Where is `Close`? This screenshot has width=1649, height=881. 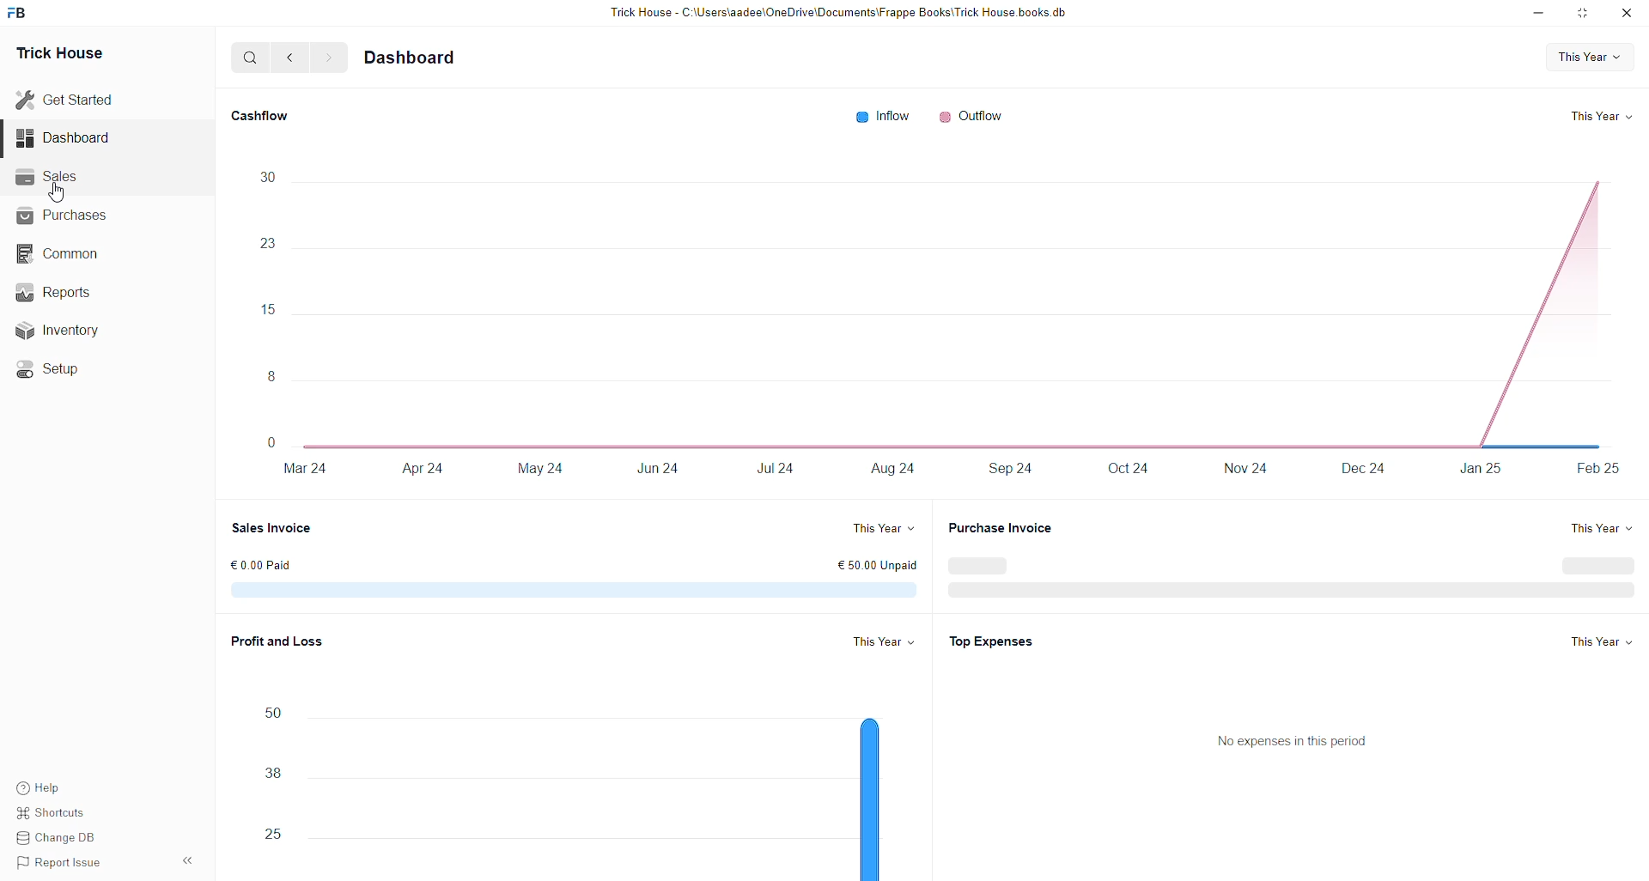 Close is located at coordinates (1626, 14).